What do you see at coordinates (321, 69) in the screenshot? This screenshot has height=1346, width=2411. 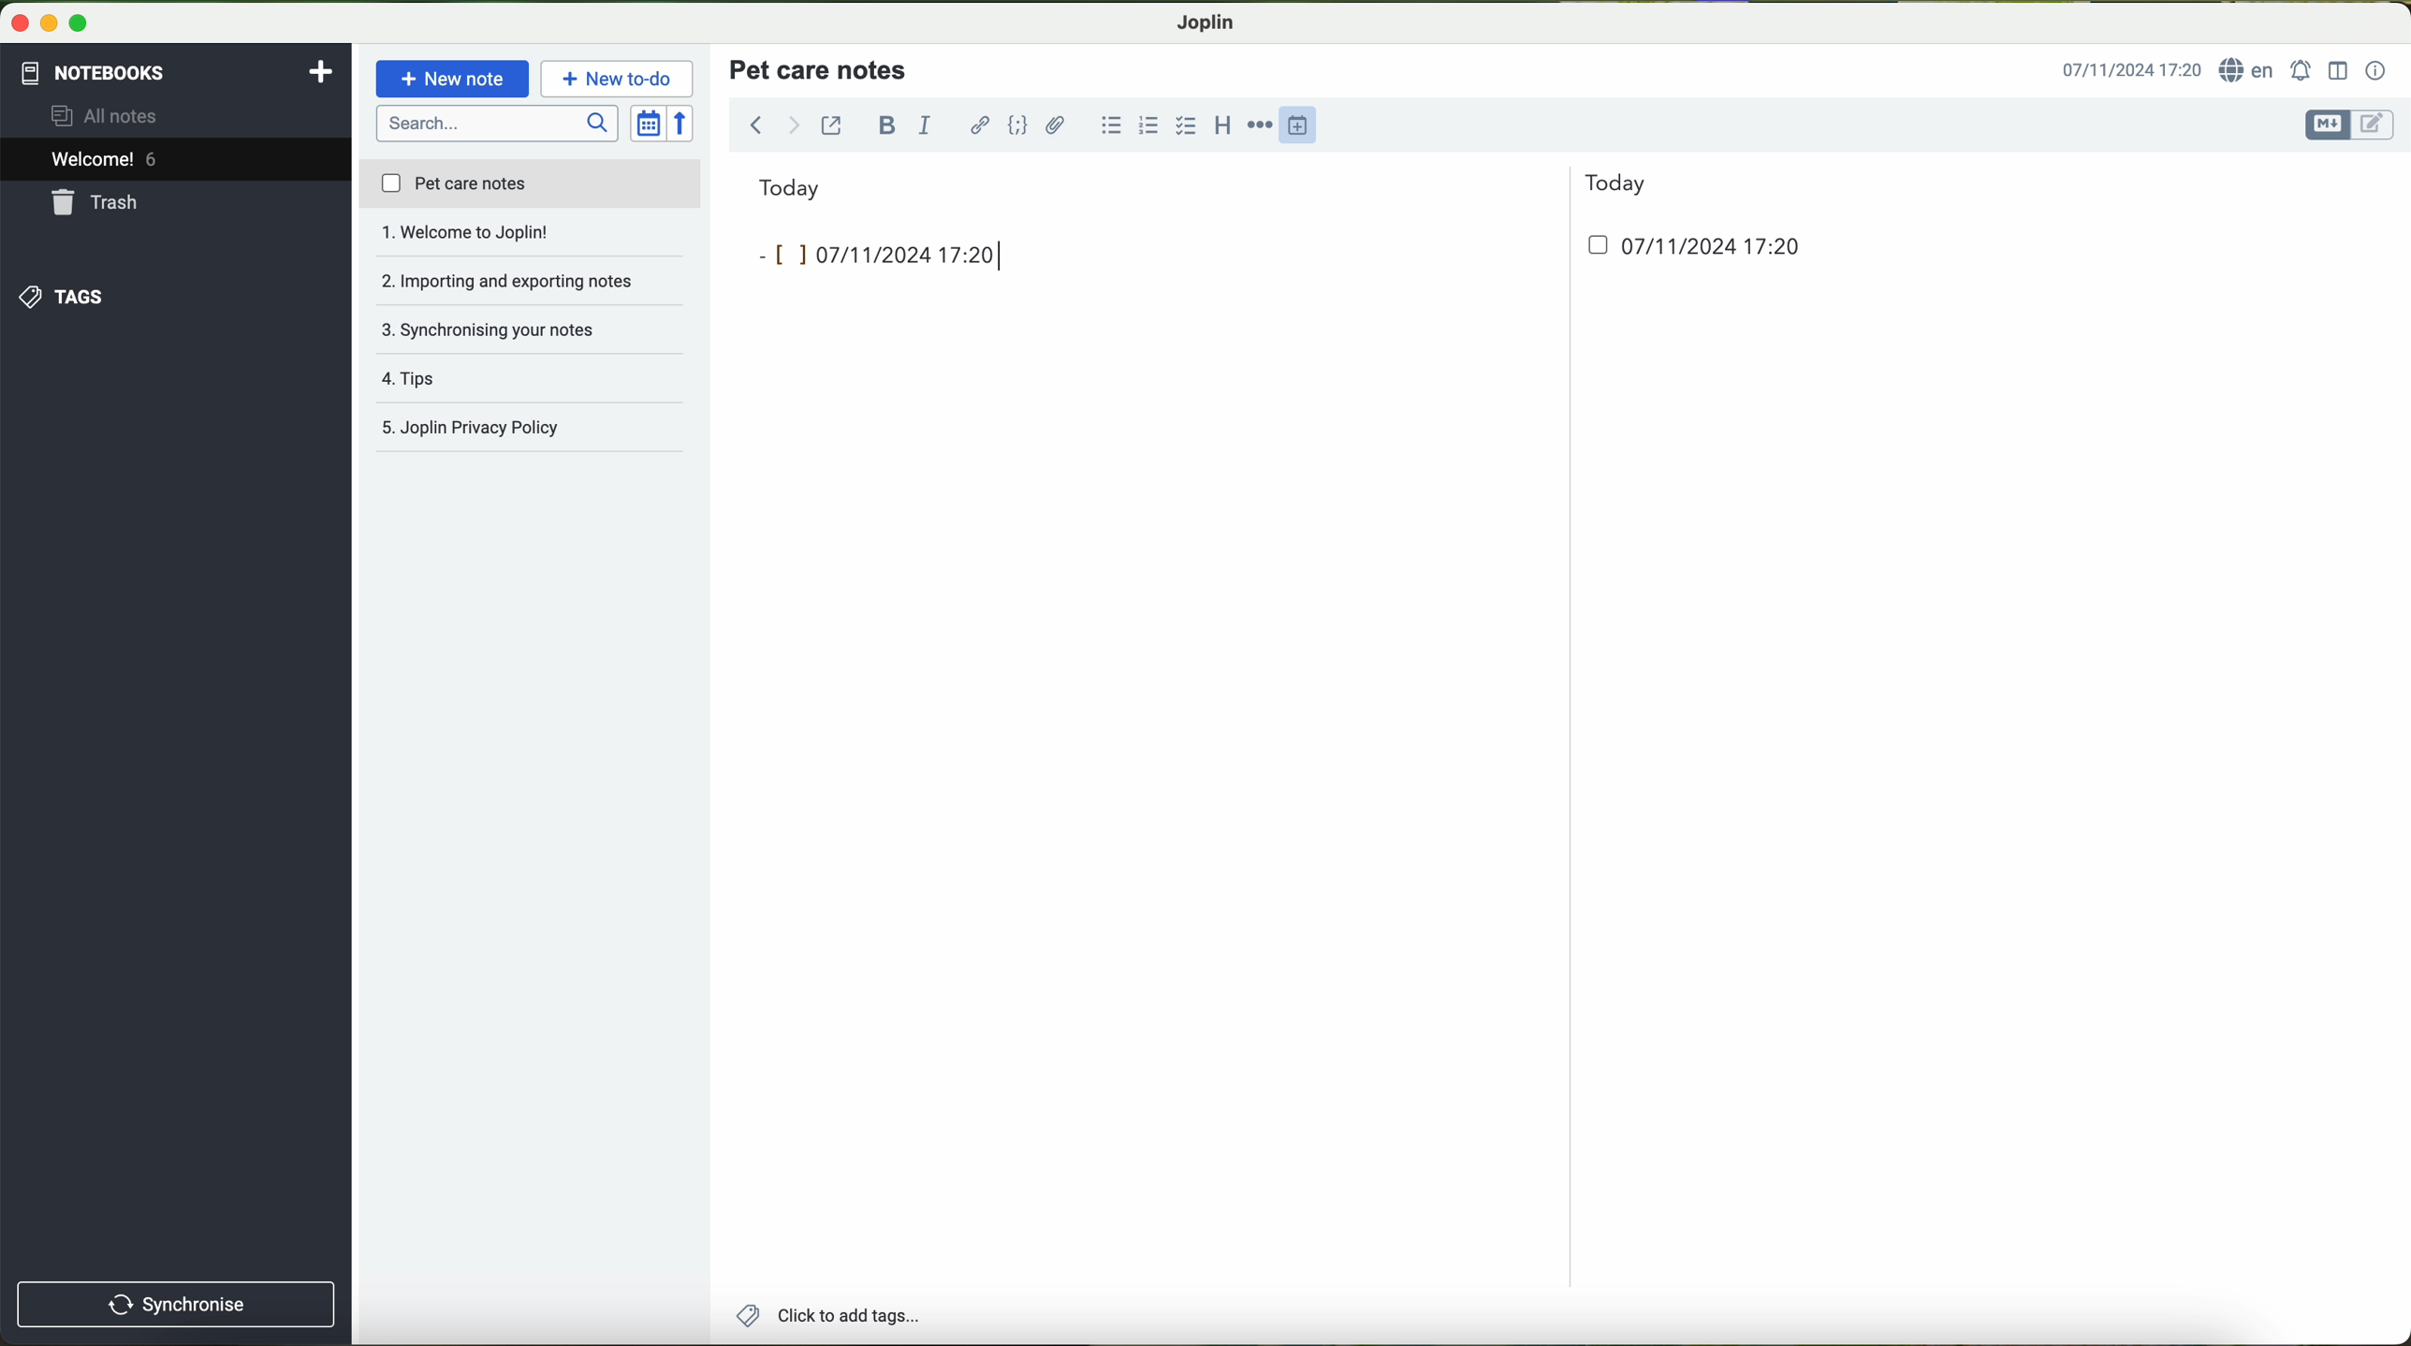 I see `add` at bounding box center [321, 69].